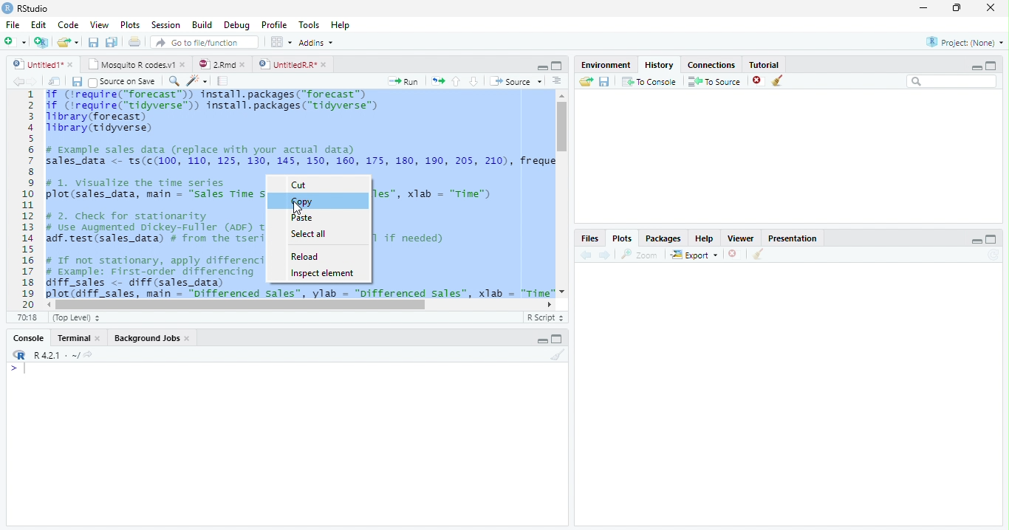 The height and width of the screenshot is (530, 1009). What do you see at coordinates (474, 82) in the screenshot?
I see `Down` at bounding box center [474, 82].